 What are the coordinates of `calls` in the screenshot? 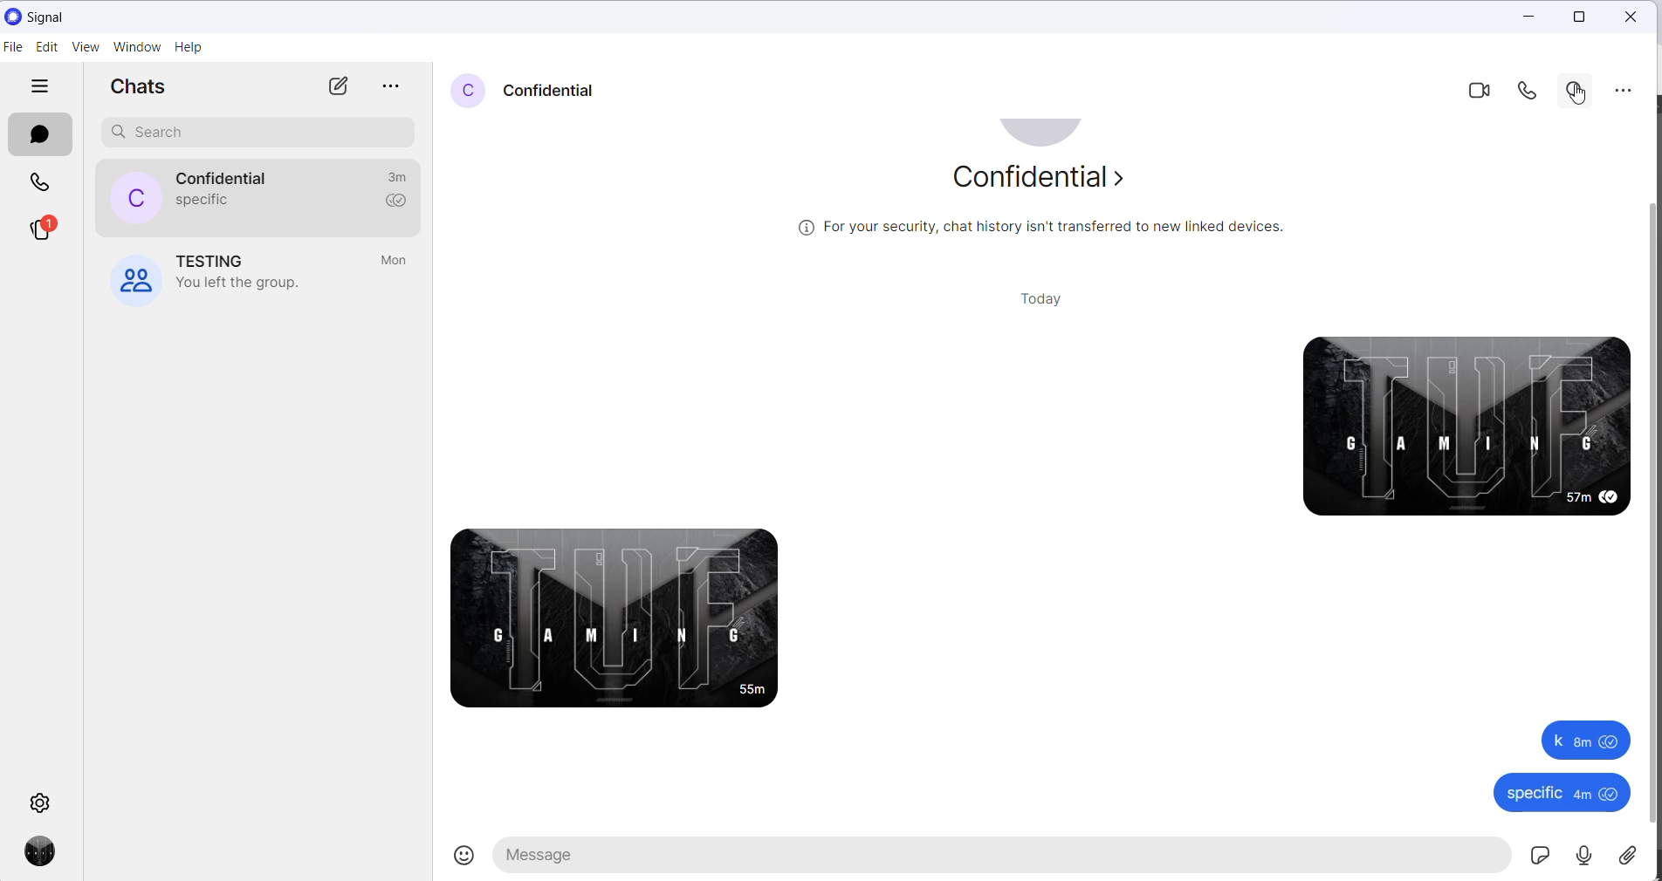 It's located at (43, 182).